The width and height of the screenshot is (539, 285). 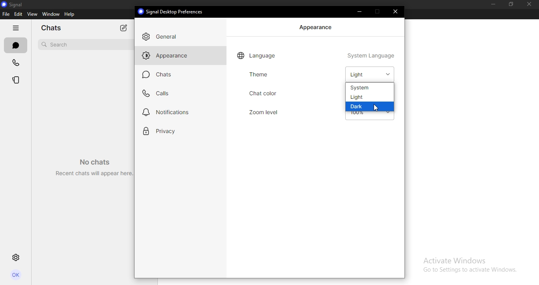 What do you see at coordinates (316, 55) in the screenshot?
I see `language system language` at bounding box center [316, 55].